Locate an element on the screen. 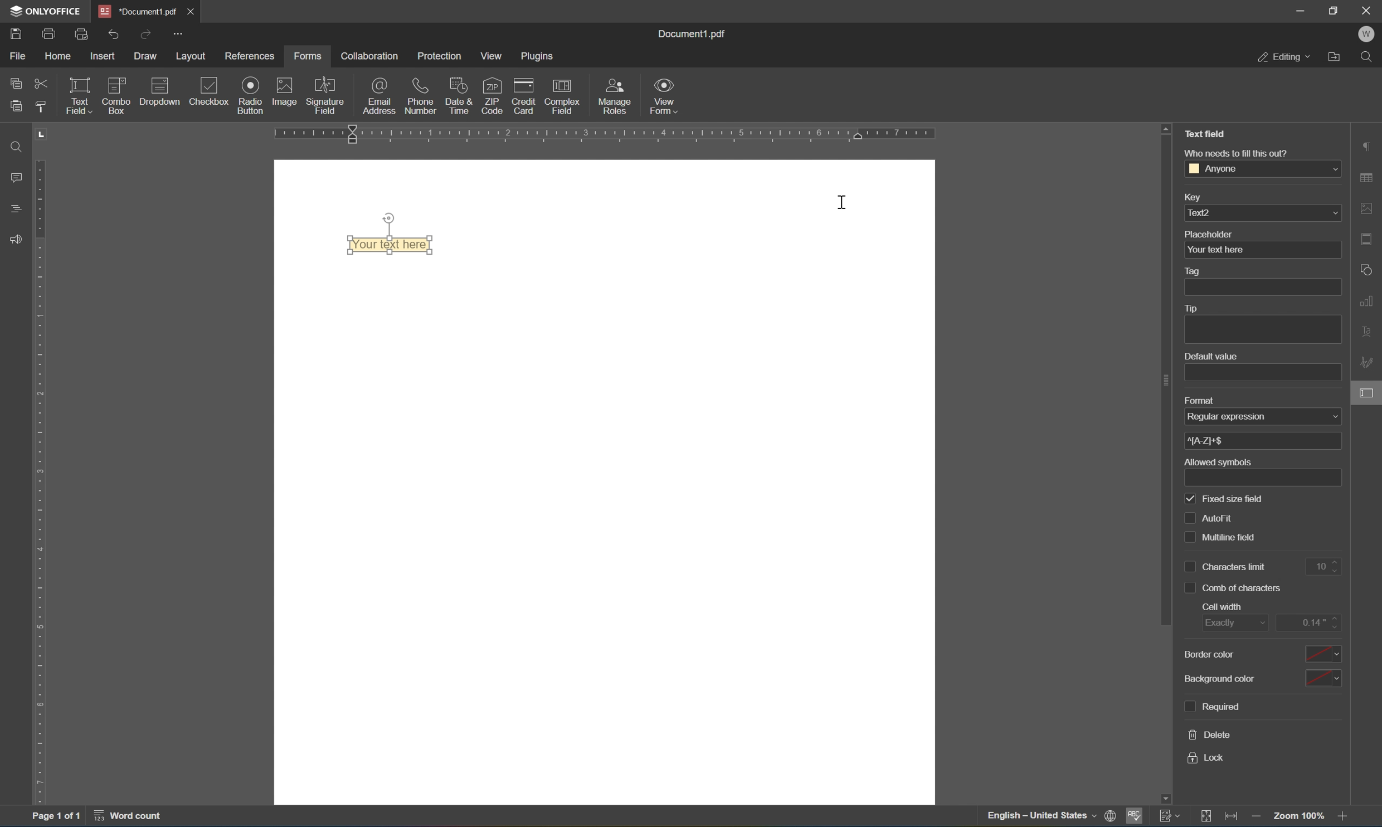  print preview is located at coordinates (80, 33).